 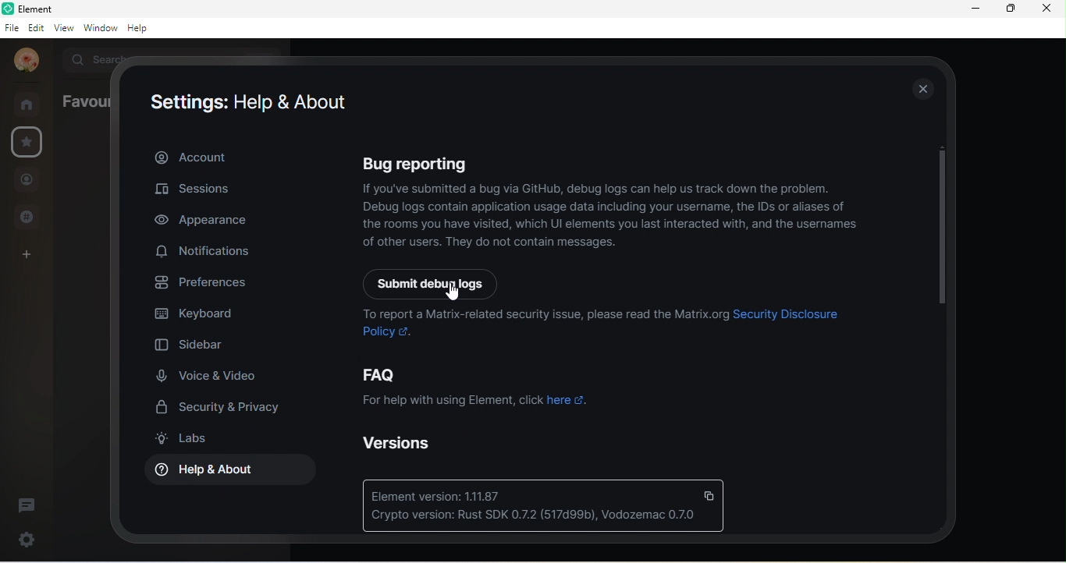 What do you see at coordinates (924, 89) in the screenshot?
I see `close` at bounding box center [924, 89].